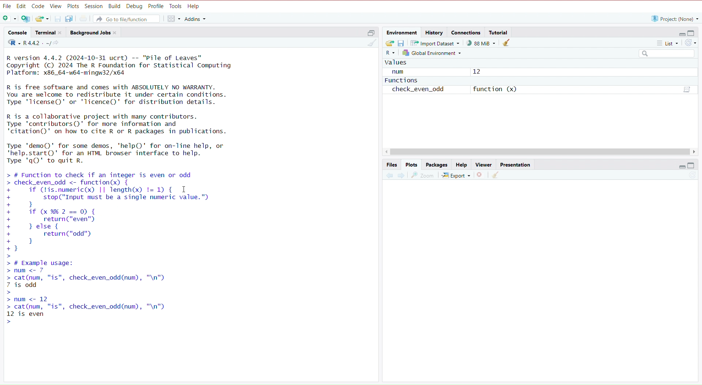 This screenshot has height=385, width=702. I want to click on help, so click(195, 7).